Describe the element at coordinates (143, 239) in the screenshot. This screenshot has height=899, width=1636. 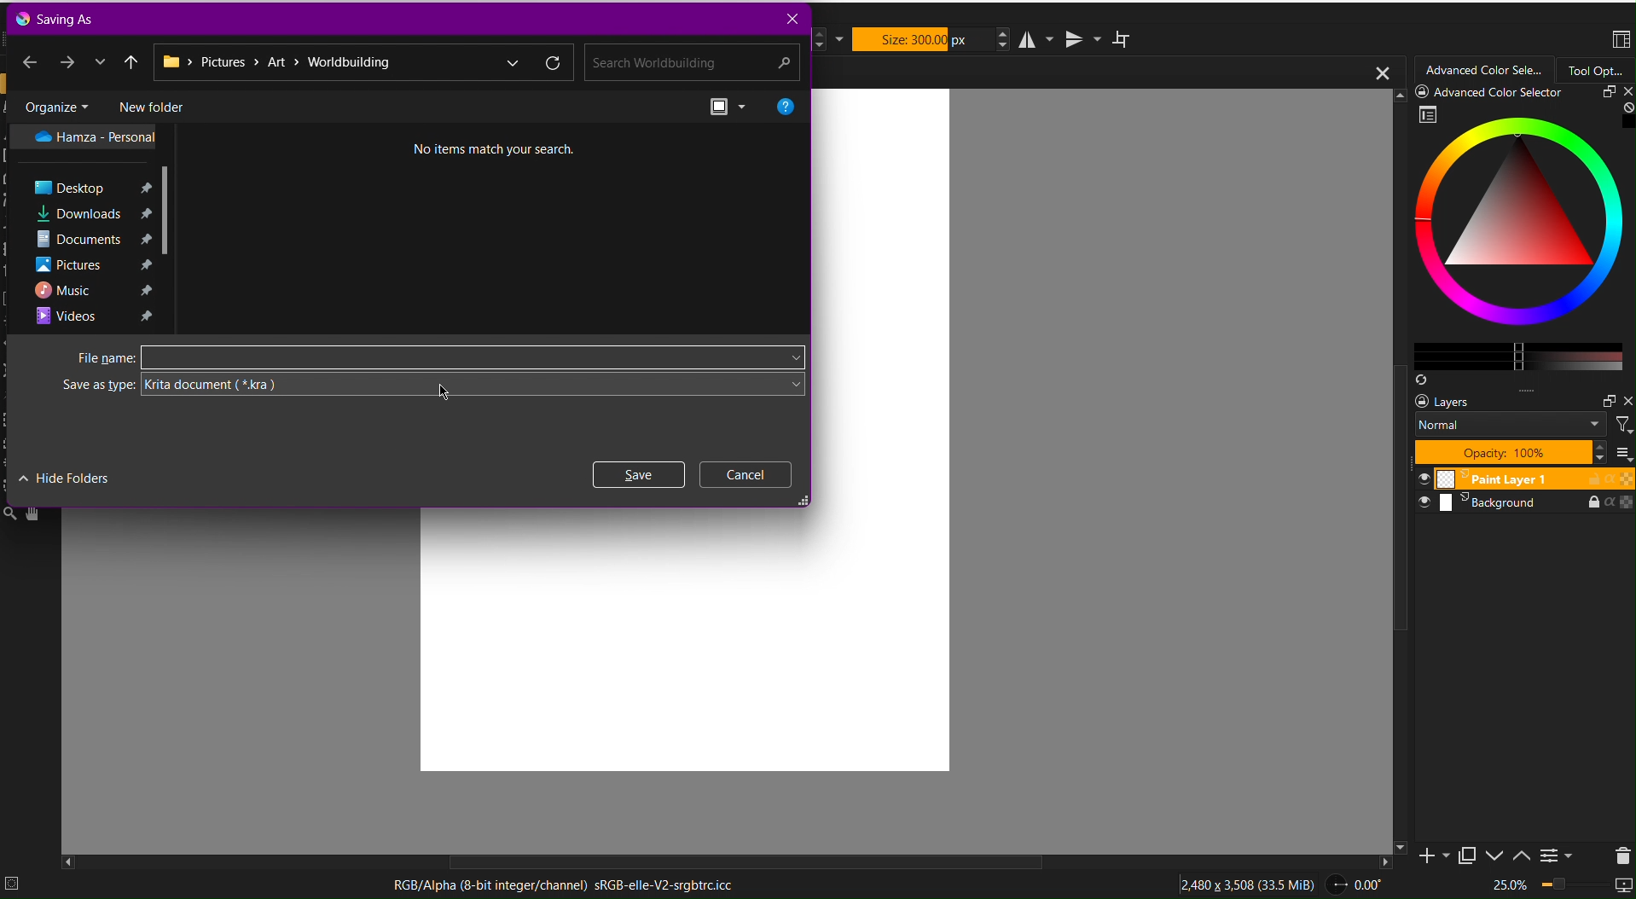
I see `pinned` at that location.